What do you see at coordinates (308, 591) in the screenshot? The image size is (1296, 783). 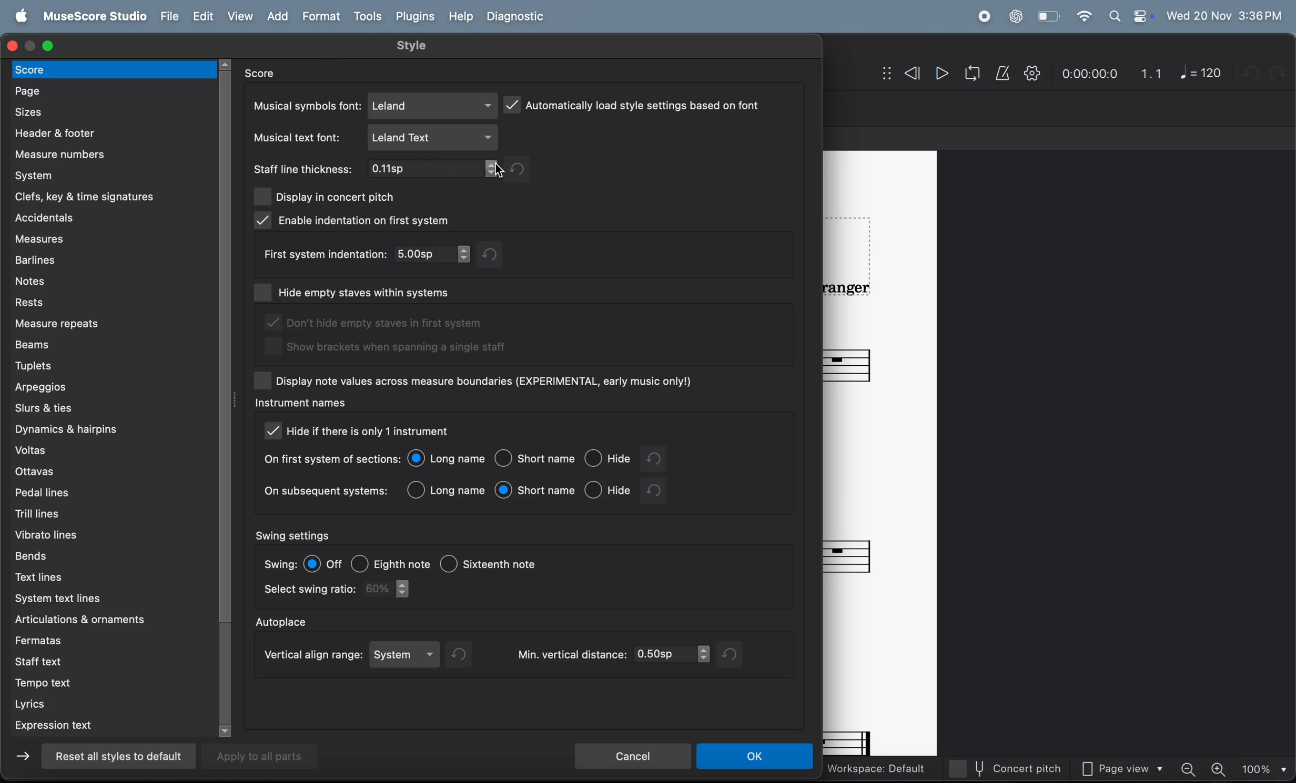 I see `select swing ratio` at bounding box center [308, 591].